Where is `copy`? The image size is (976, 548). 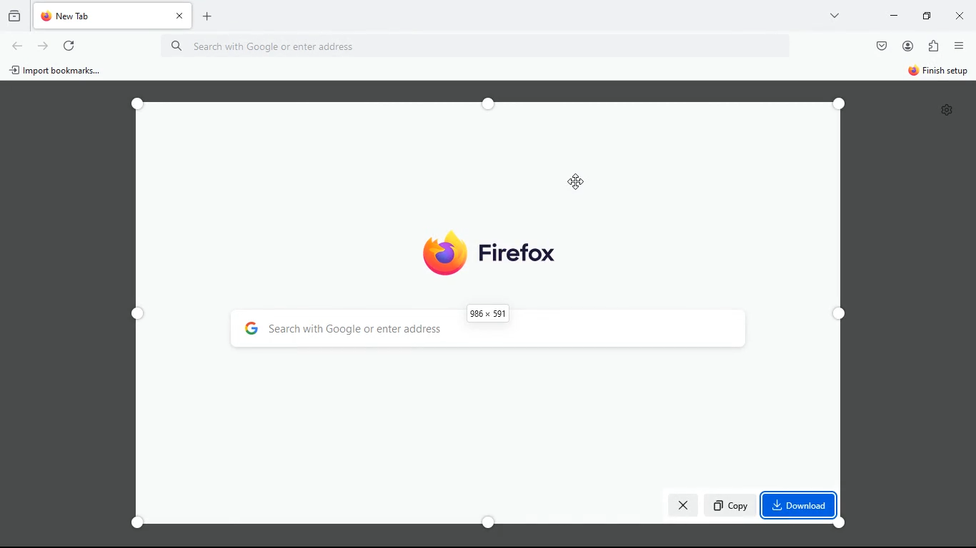
copy is located at coordinates (731, 507).